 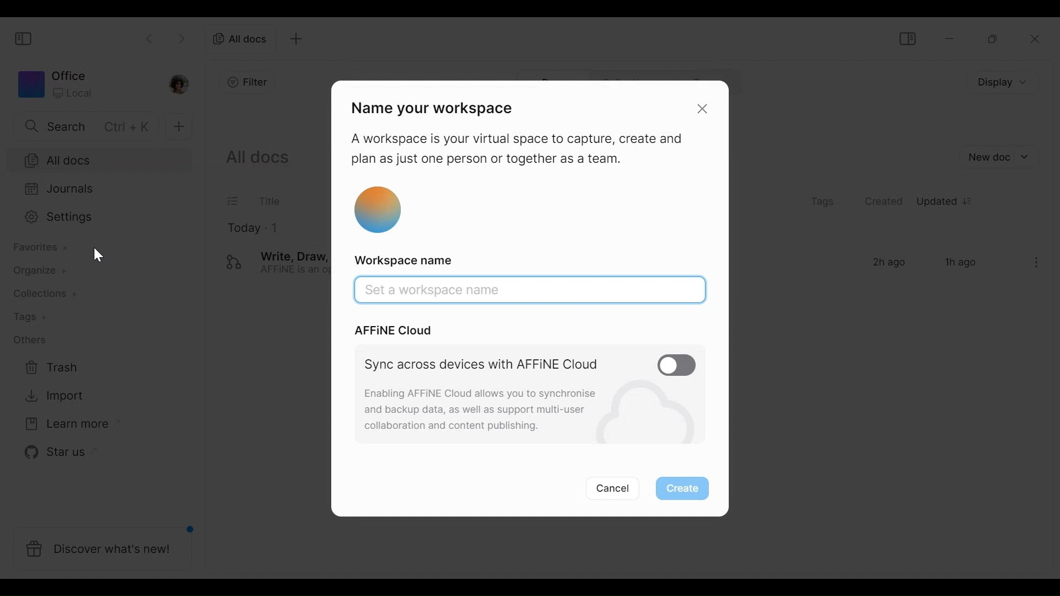 What do you see at coordinates (823, 201) in the screenshot?
I see `Tags` at bounding box center [823, 201].